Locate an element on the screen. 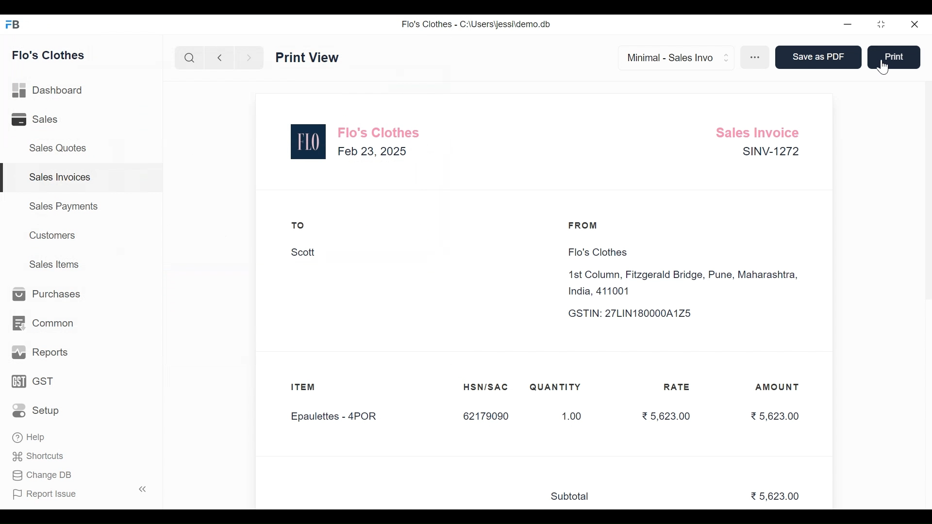 The height and width of the screenshot is (524, 932). 1st Column, Fitzgerald Bridge, Pune, Maharashtra, India, 411001 is located at coordinates (686, 283).